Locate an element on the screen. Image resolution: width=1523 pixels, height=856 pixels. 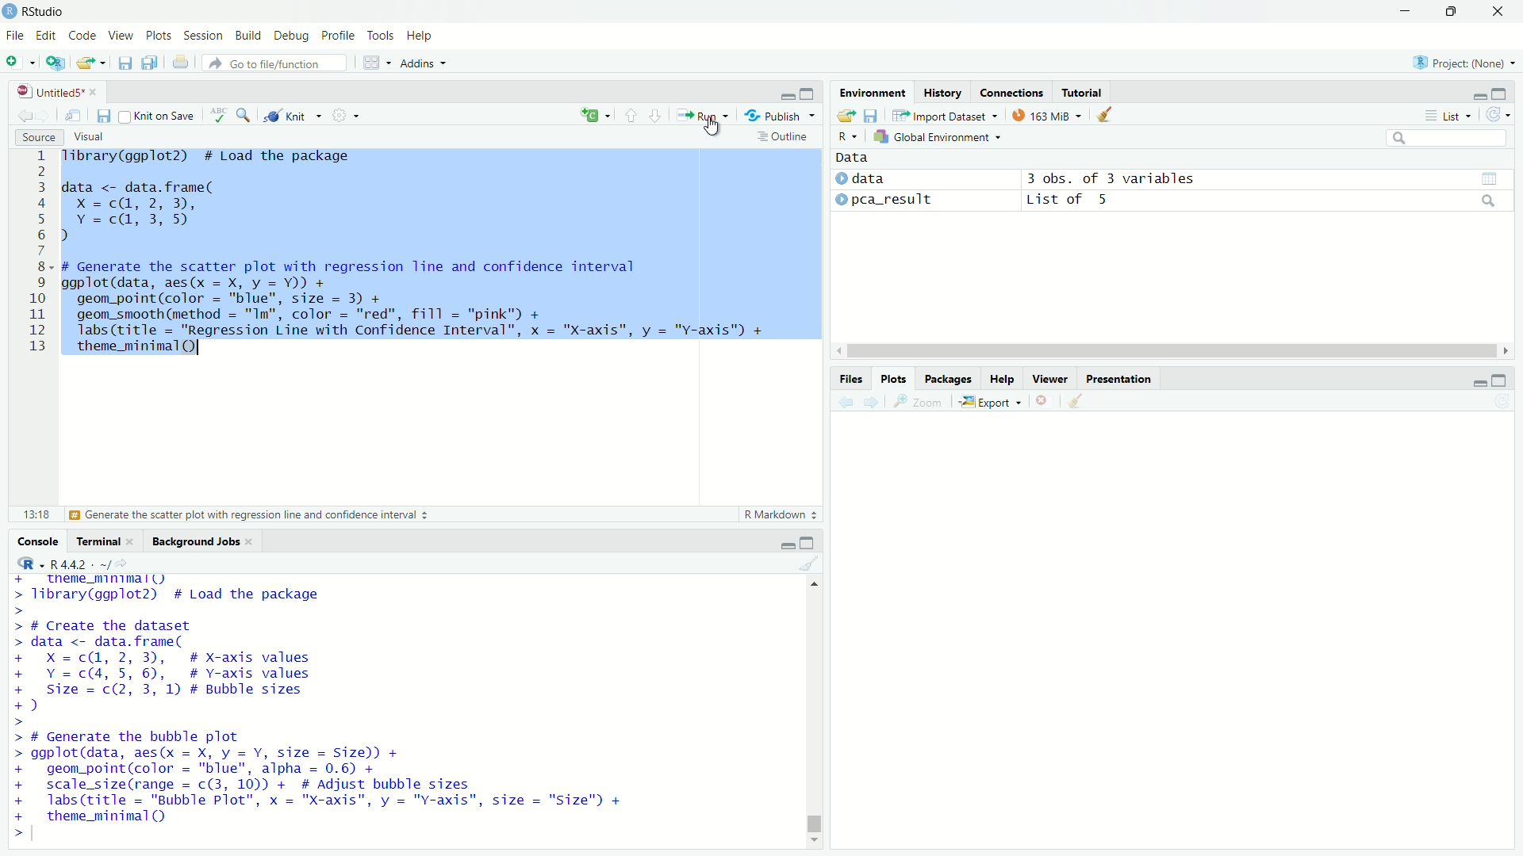
Addins is located at coordinates (423, 63).